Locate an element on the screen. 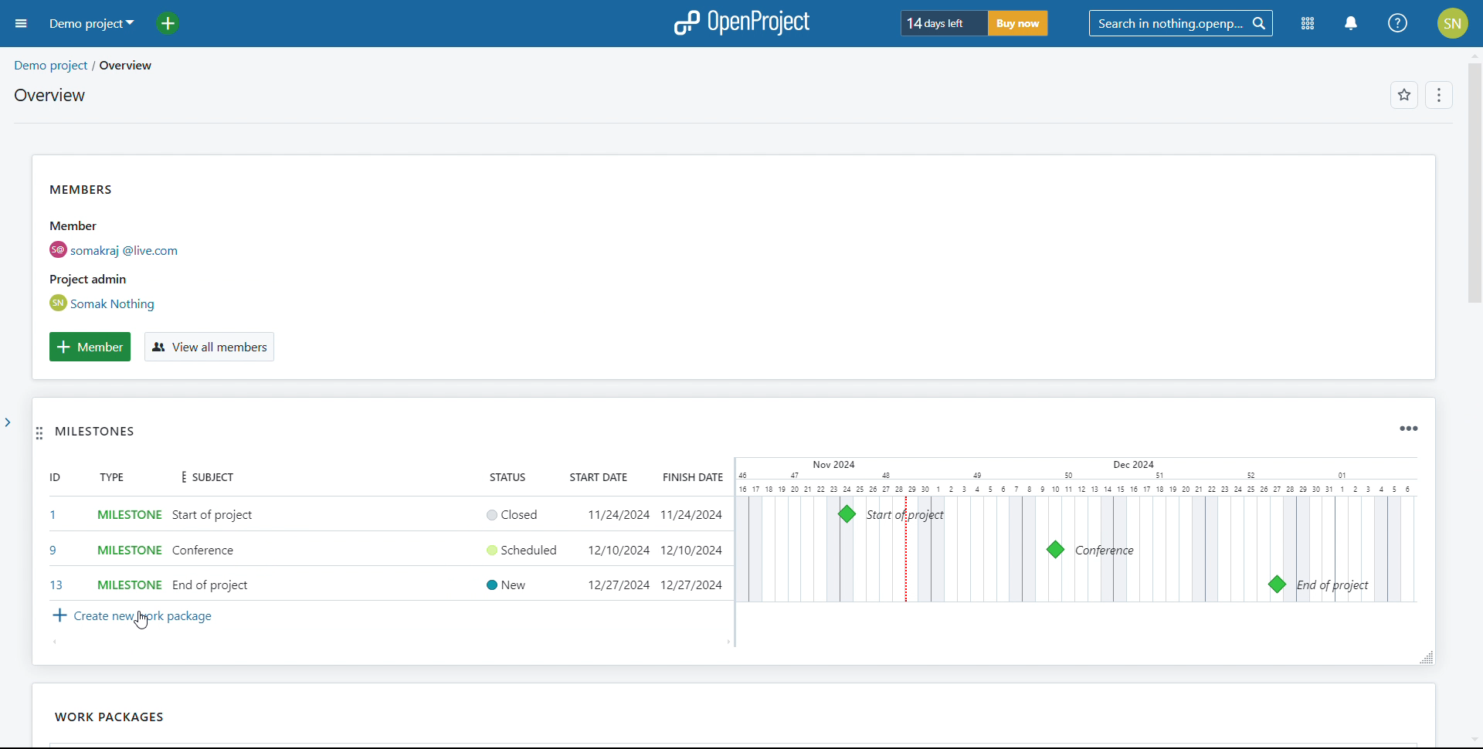  id is located at coordinates (56, 534).